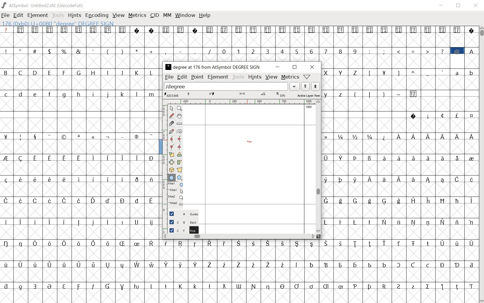 The width and height of the screenshot is (484, 303). I want to click on empty glyph slots, so click(400, 125).